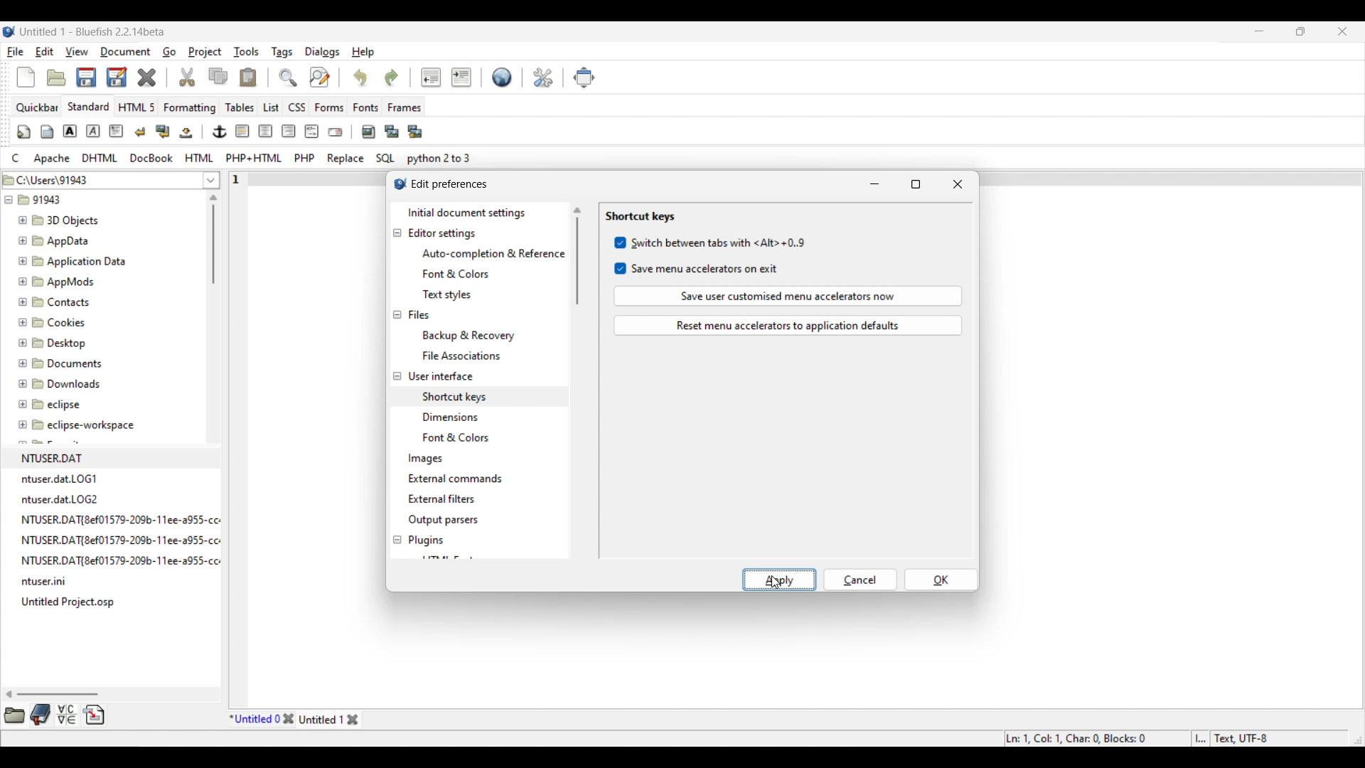 The image size is (1365, 768). Describe the element at coordinates (248, 77) in the screenshot. I see `Paste` at that location.